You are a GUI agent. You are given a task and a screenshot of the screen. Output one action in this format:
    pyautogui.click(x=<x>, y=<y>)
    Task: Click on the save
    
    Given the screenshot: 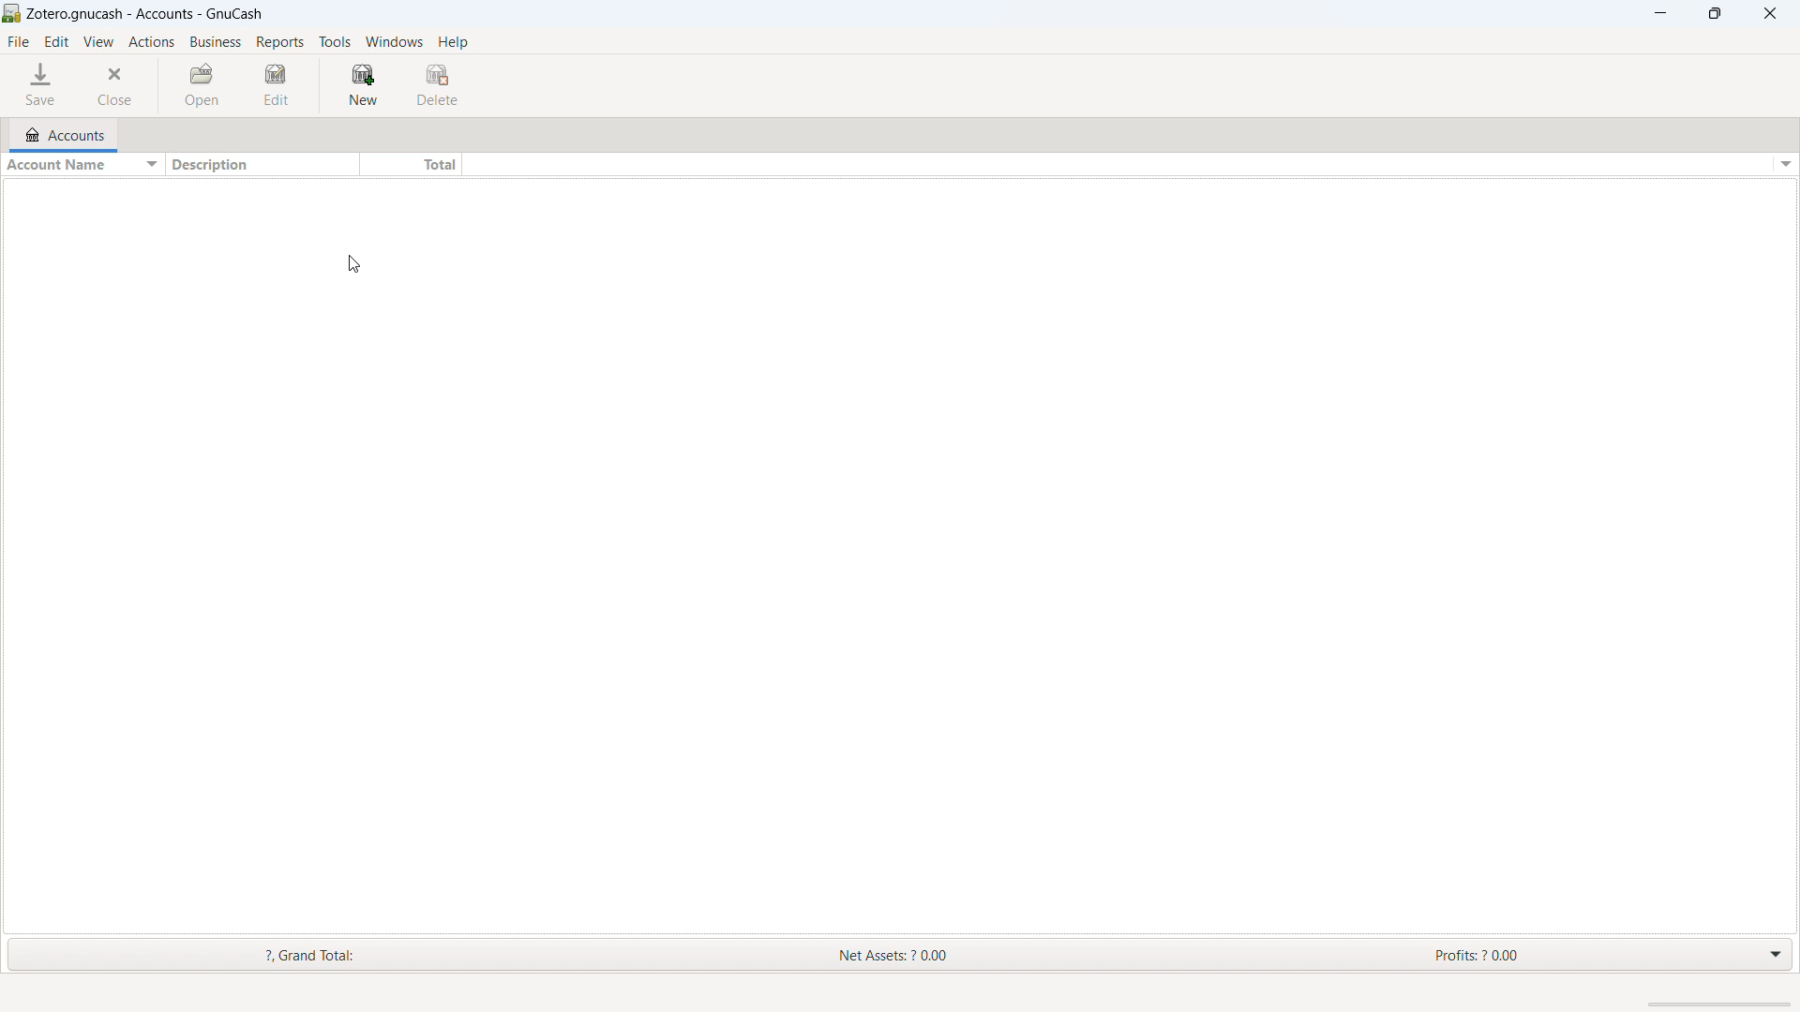 What is the action you would take?
    pyautogui.click(x=42, y=84)
    